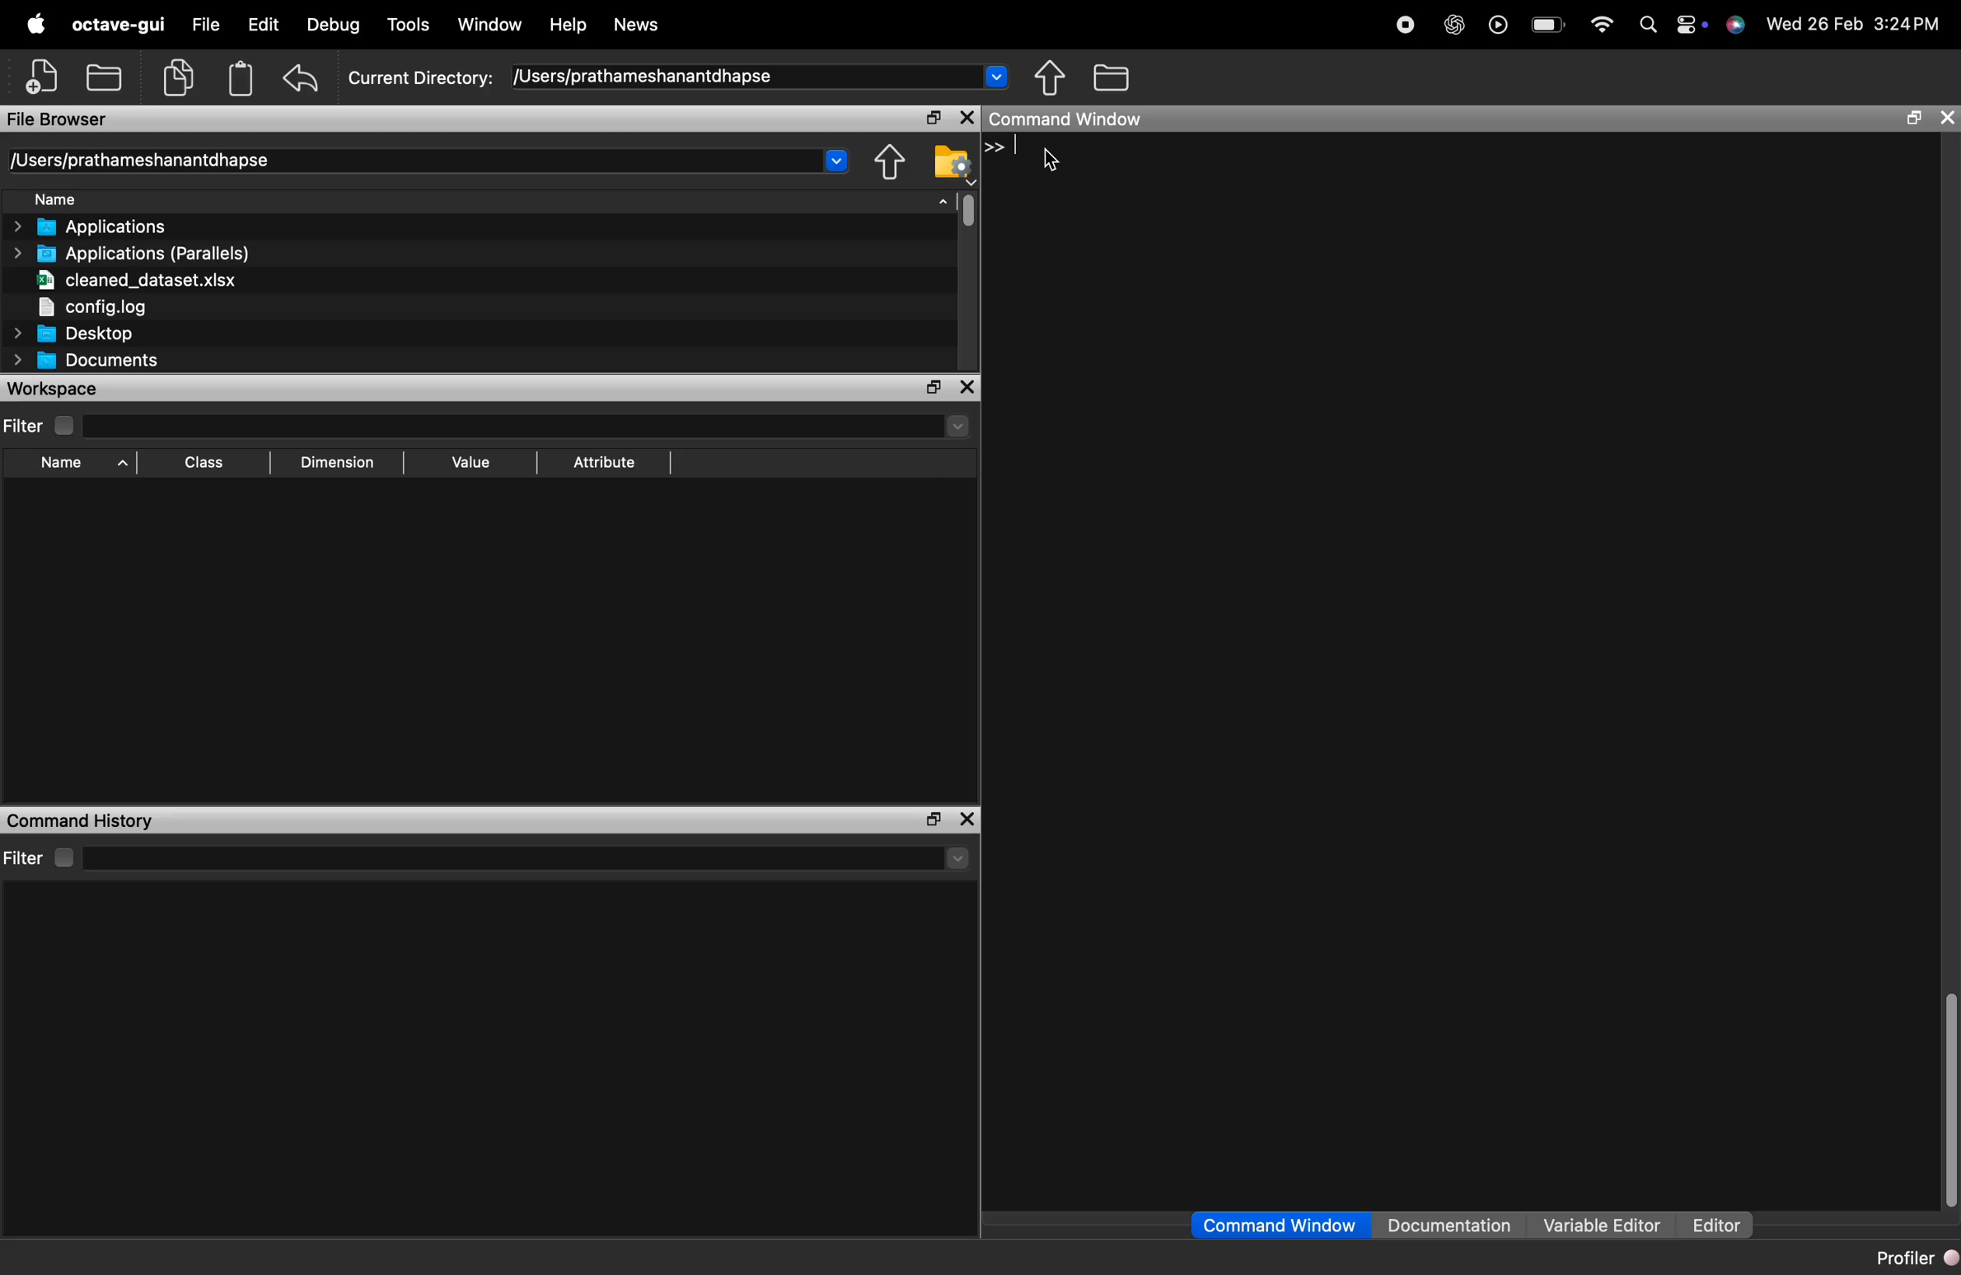 The height and width of the screenshot is (1275, 1961). What do you see at coordinates (105, 77) in the screenshot?
I see `open an existing file in directory` at bounding box center [105, 77].